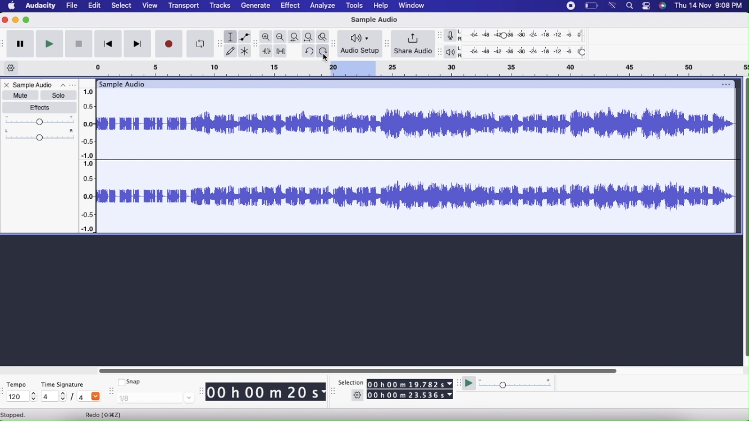 This screenshot has width=749, height=421. Describe the element at coordinates (266, 37) in the screenshot. I see `Zoom In` at that location.